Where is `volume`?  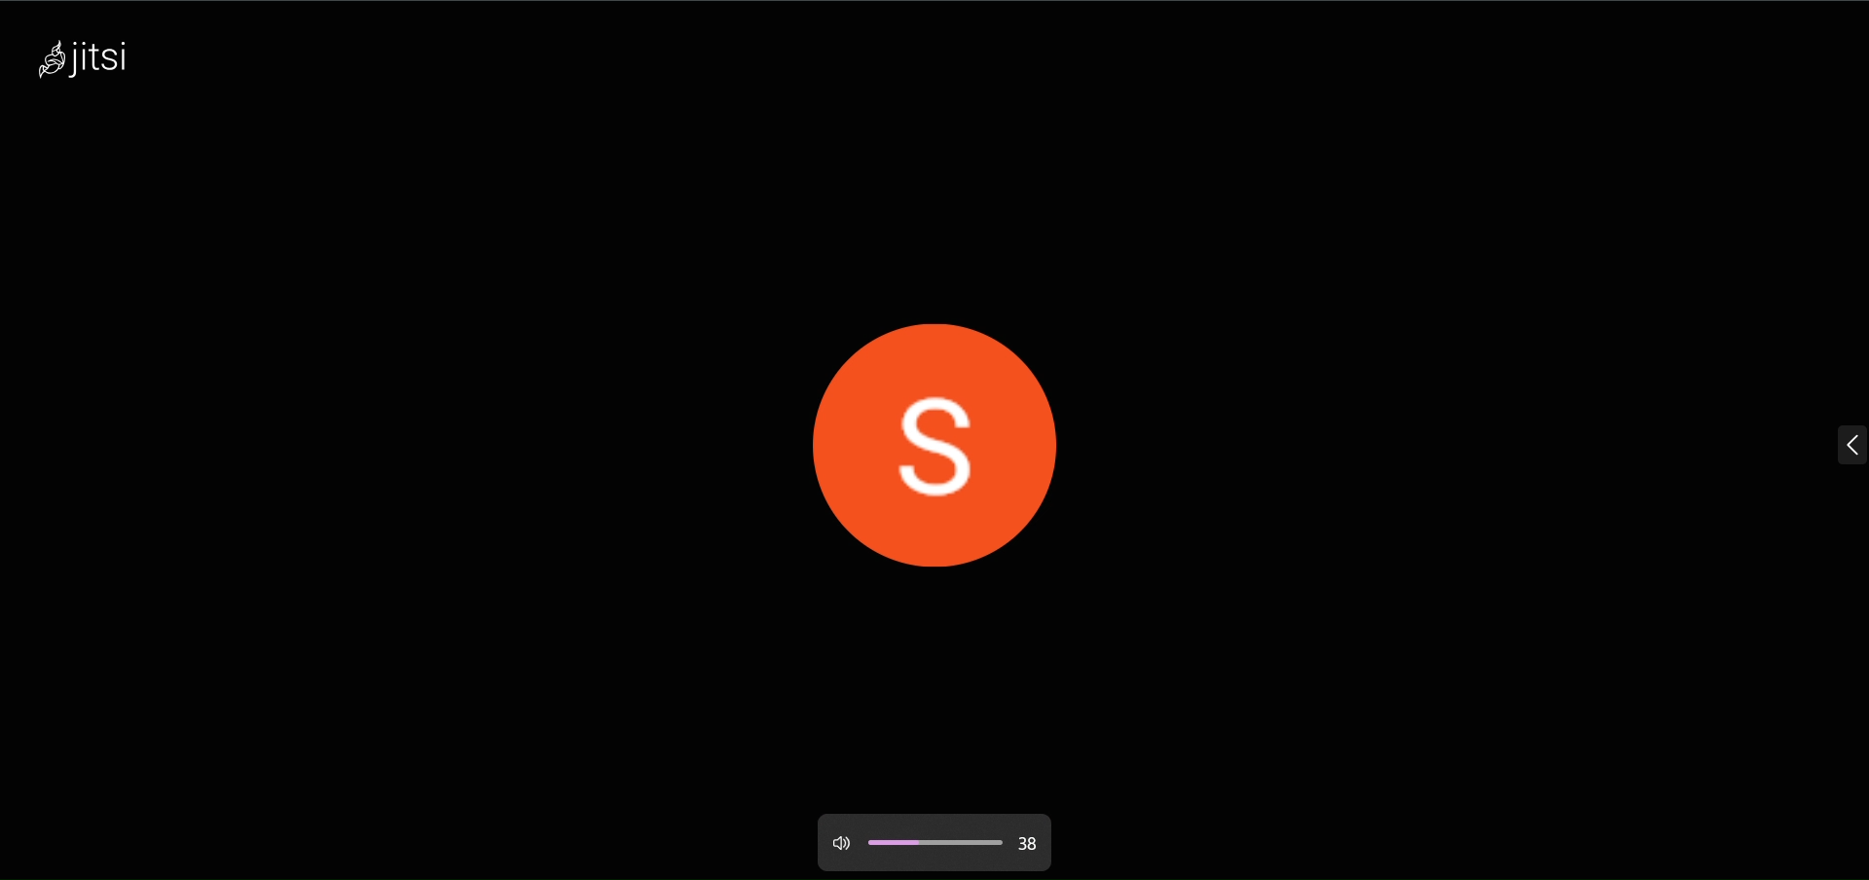
volume is located at coordinates (931, 840).